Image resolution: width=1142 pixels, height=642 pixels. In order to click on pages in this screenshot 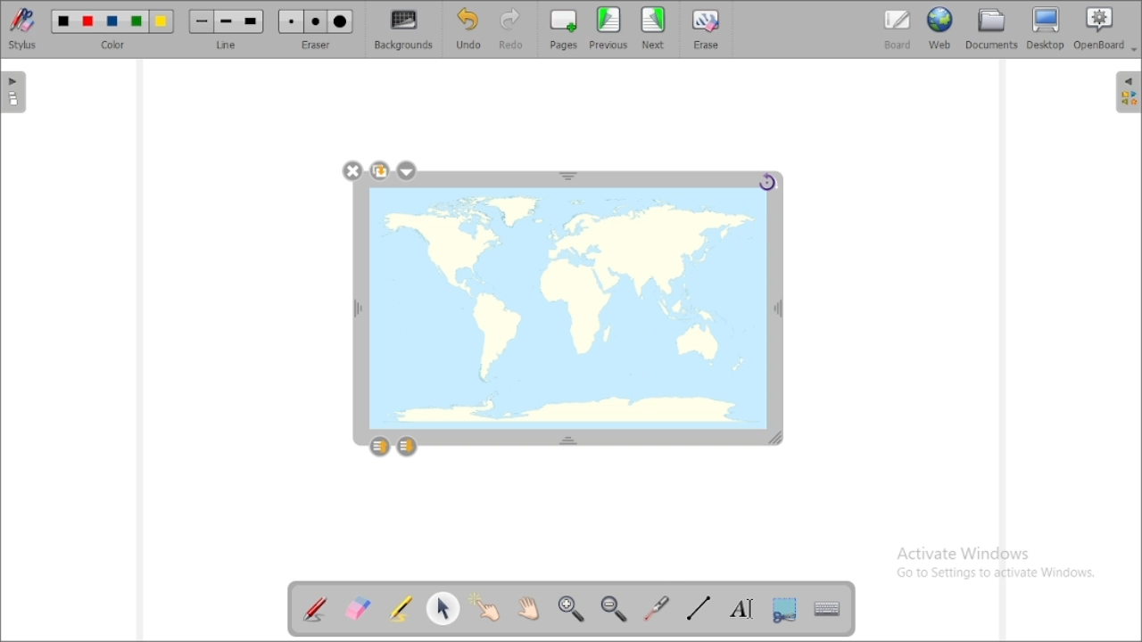, I will do `click(564, 29)`.